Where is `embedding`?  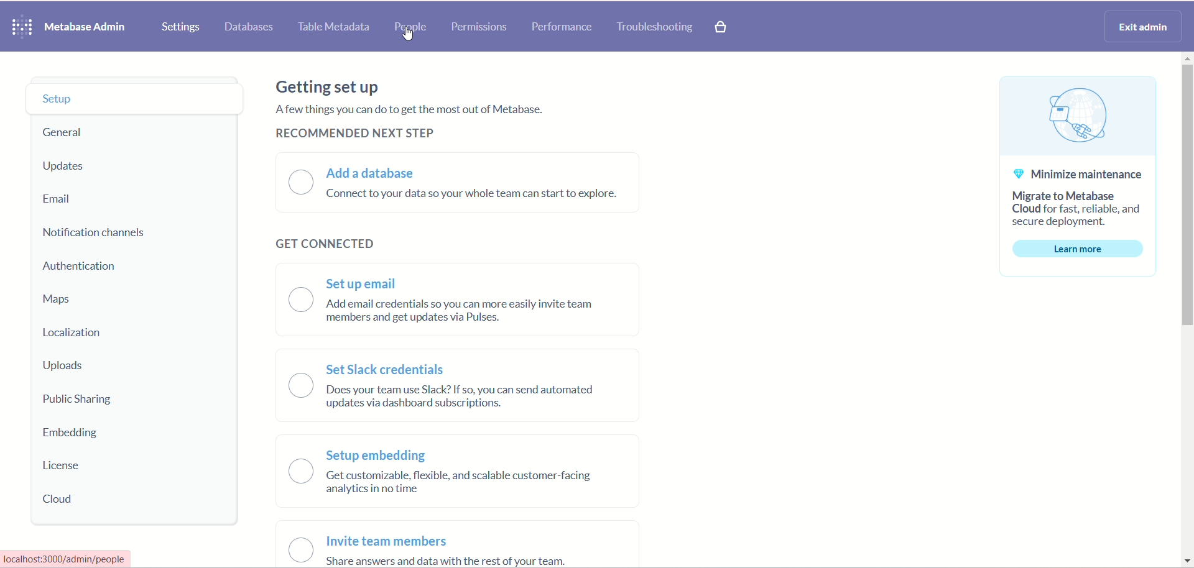
embedding is located at coordinates (73, 436).